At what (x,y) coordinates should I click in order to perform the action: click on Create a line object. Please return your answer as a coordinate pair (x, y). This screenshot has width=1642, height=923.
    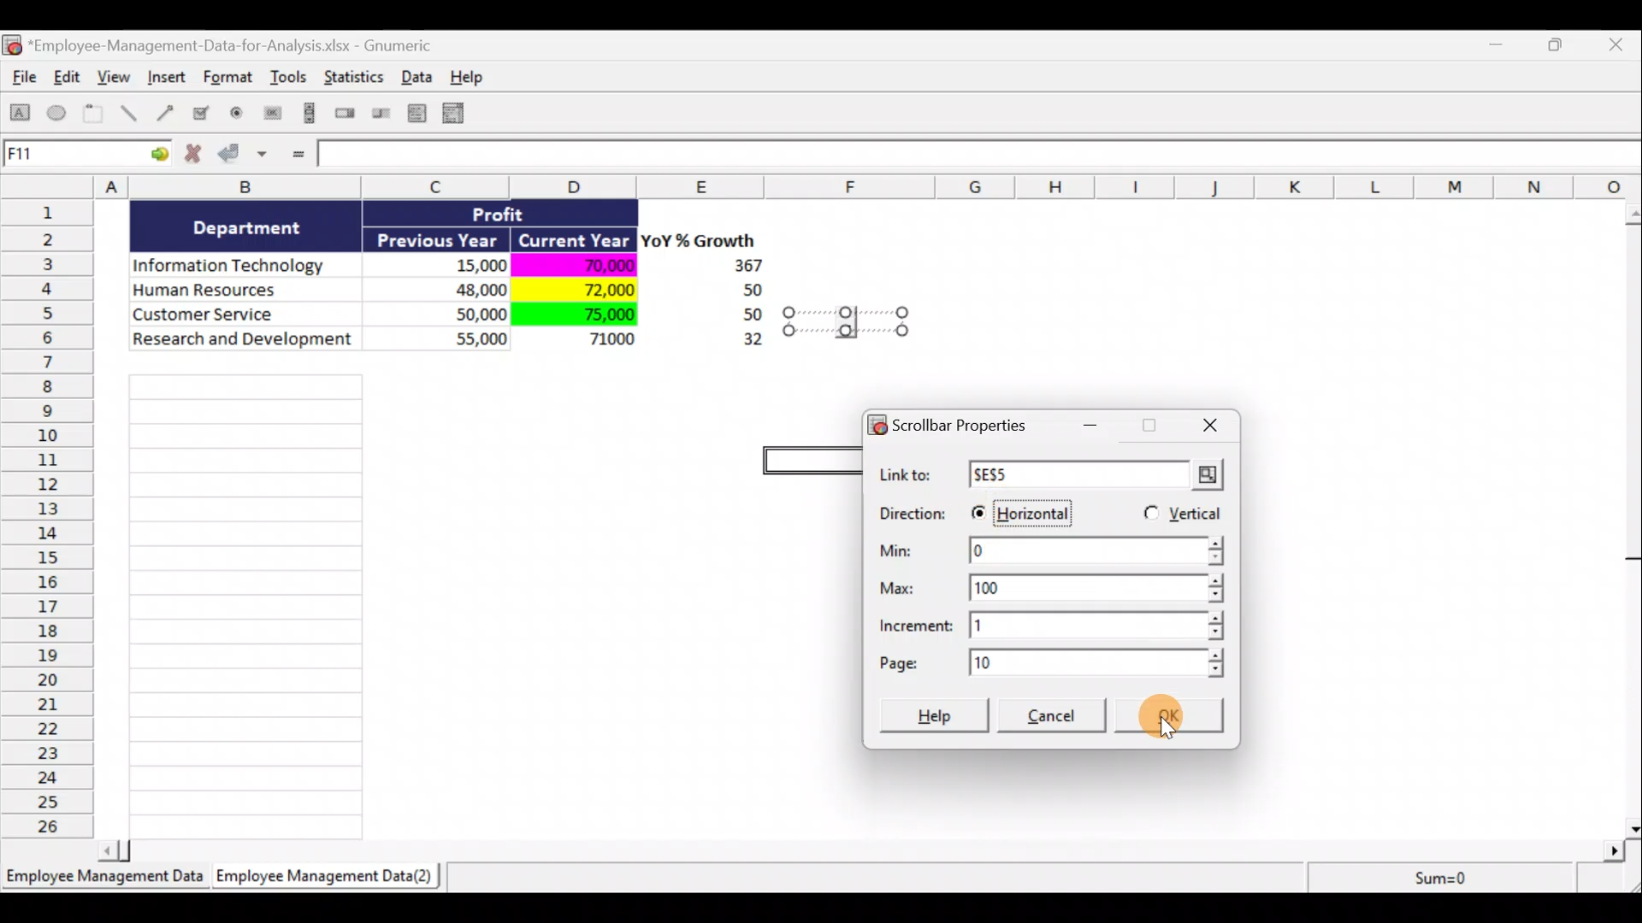
    Looking at the image, I should click on (132, 114).